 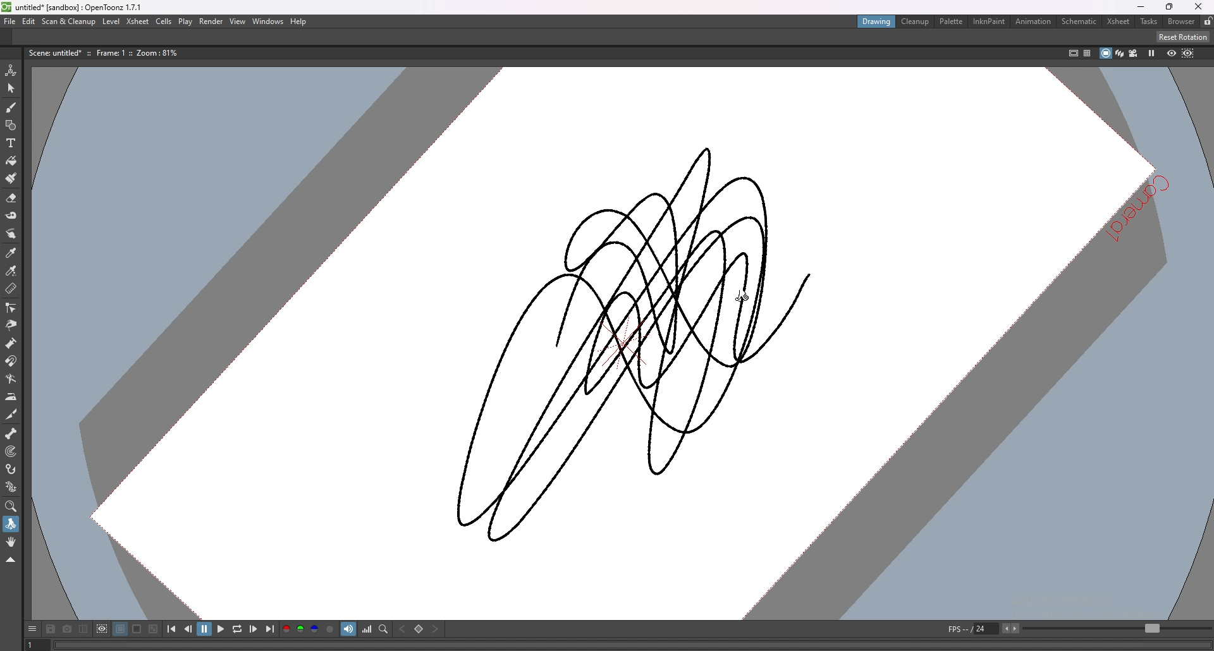 I want to click on inknpaint, so click(x=992, y=21).